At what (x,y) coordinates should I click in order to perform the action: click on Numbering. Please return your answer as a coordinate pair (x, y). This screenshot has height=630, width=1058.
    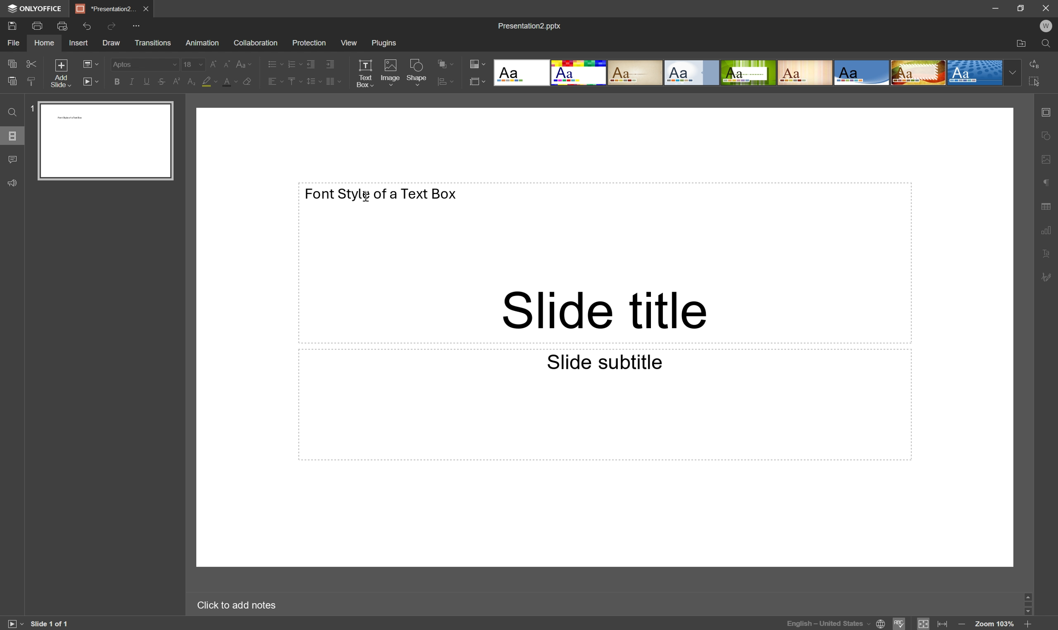
    Looking at the image, I should click on (292, 62).